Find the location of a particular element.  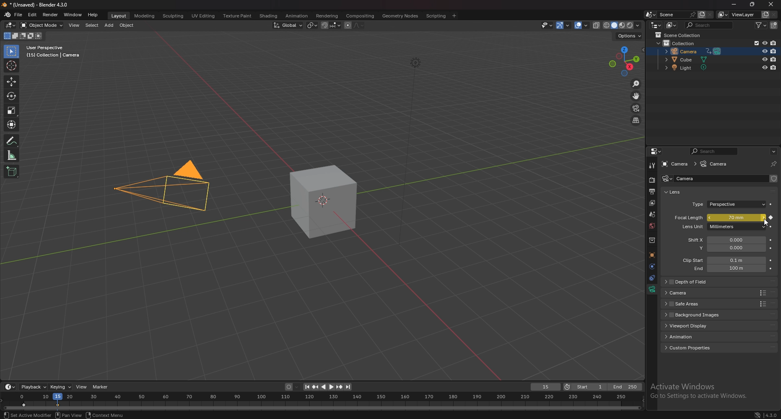

compositing is located at coordinates (360, 16).